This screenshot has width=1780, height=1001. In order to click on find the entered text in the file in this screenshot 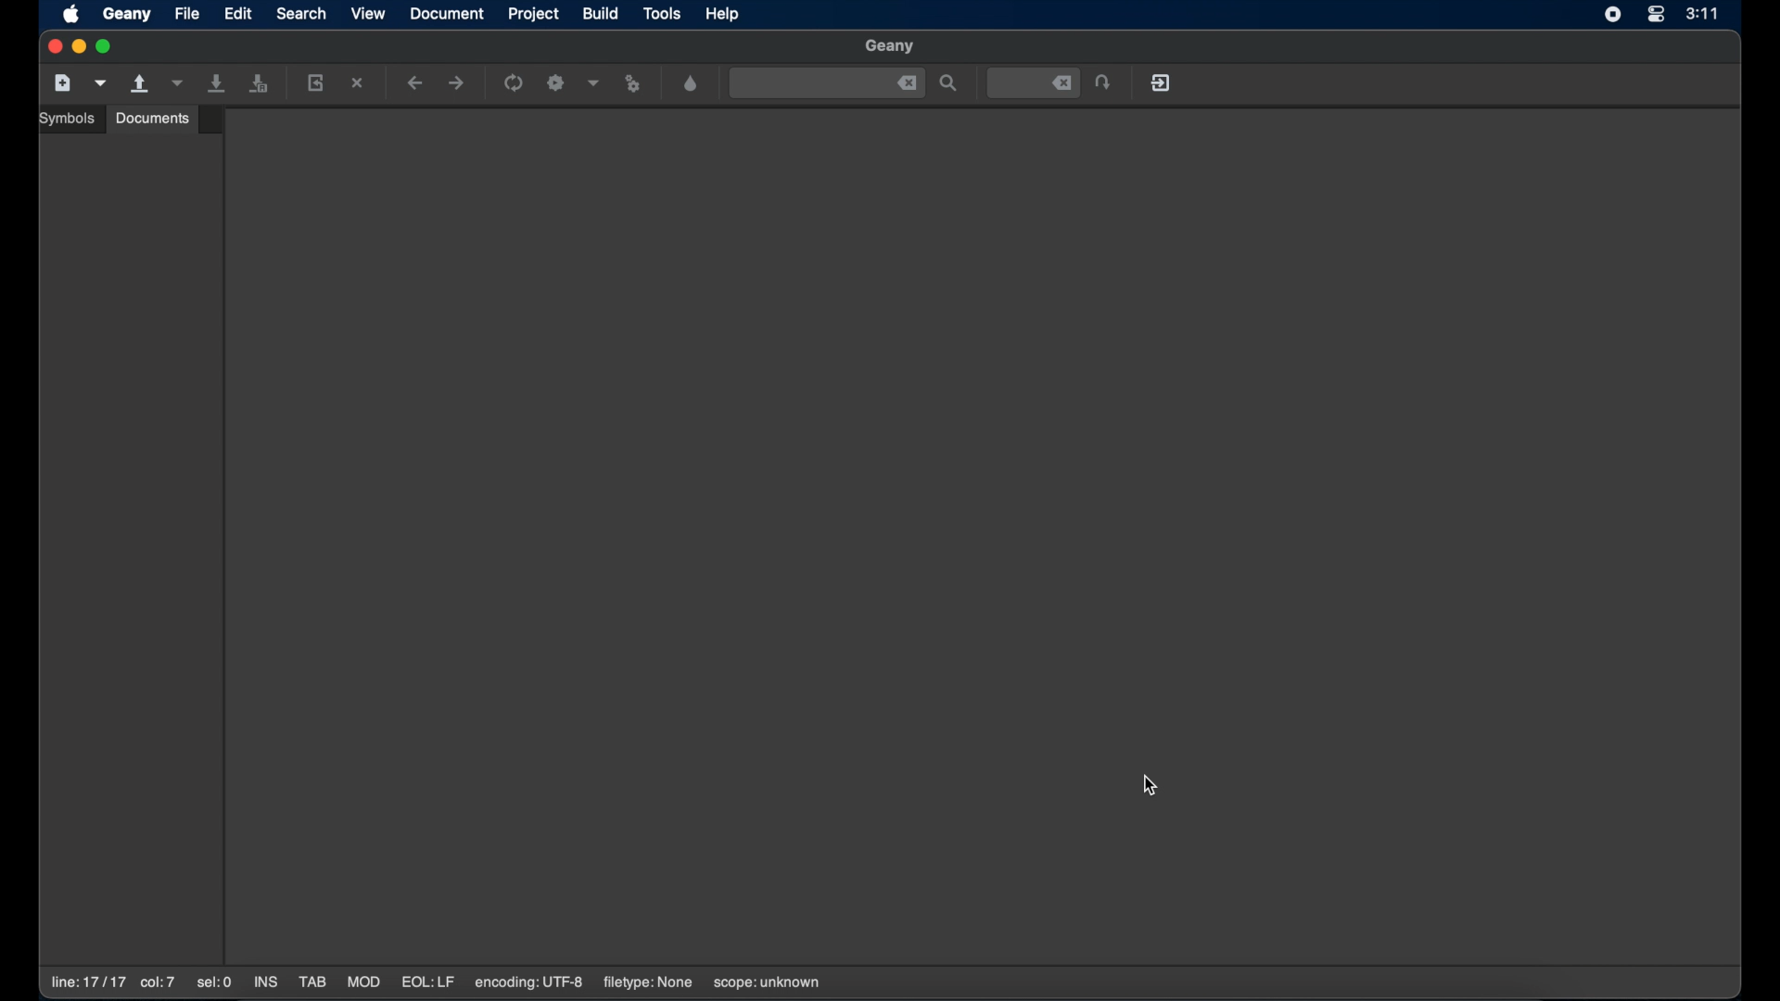, I will do `click(949, 84)`.